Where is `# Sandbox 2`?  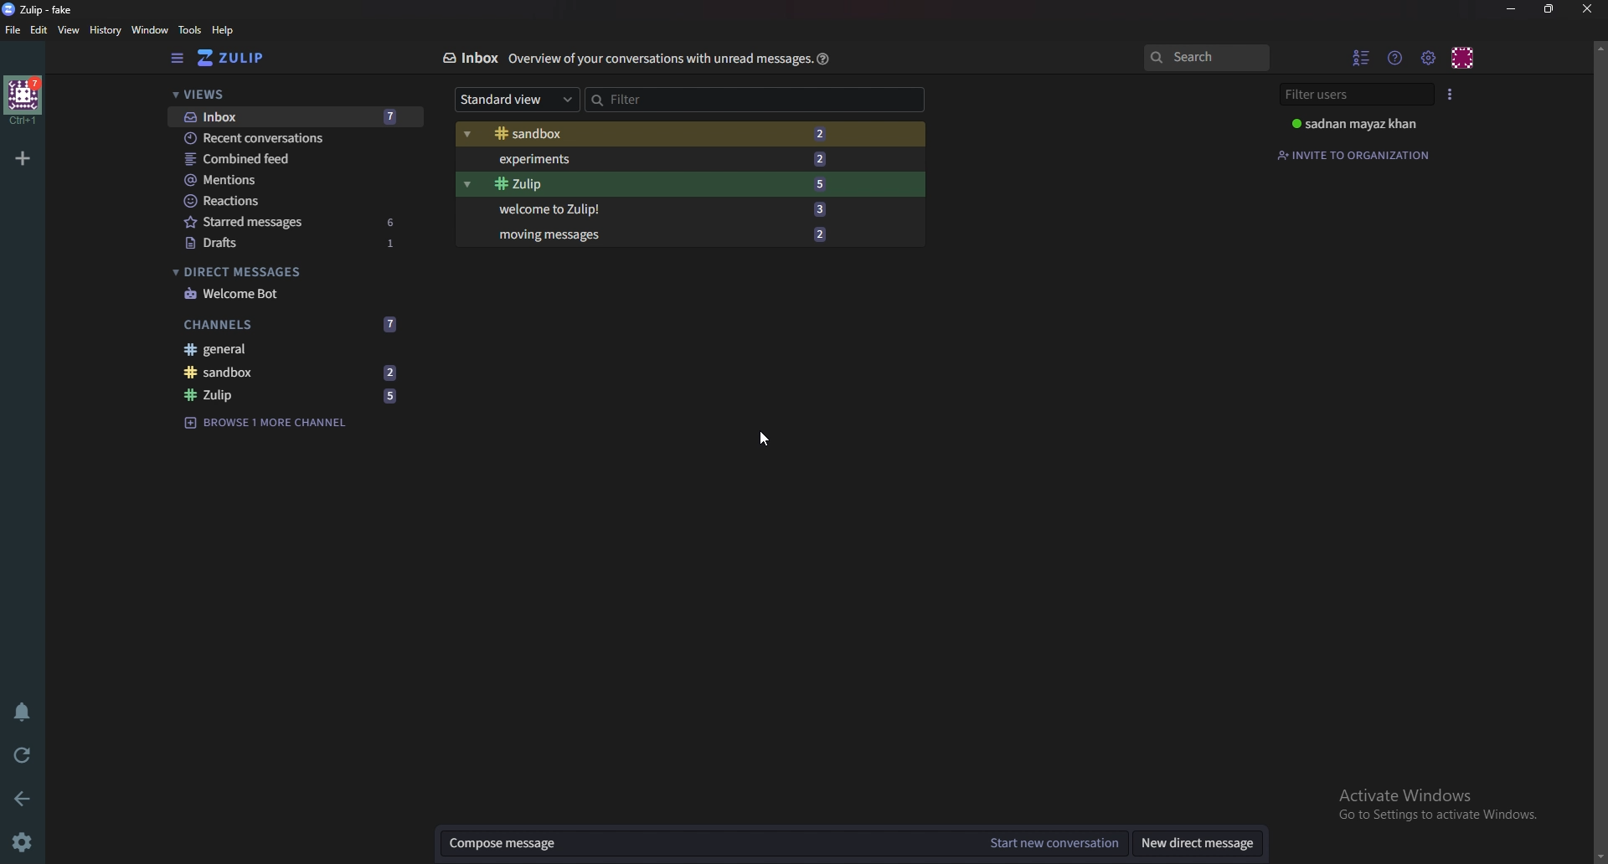 # Sandbox 2 is located at coordinates (652, 133).